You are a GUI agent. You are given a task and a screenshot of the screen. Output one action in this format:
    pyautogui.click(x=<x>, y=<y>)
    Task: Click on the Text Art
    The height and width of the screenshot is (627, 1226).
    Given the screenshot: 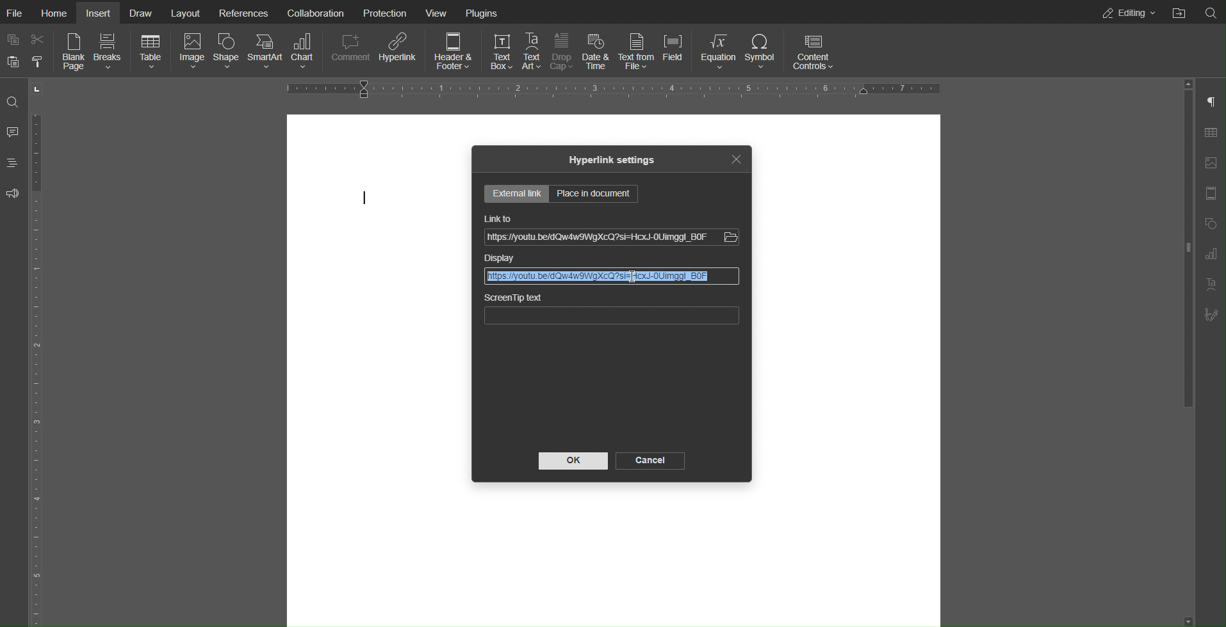 What is the action you would take?
    pyautogui.click(x=533, y=52)
    